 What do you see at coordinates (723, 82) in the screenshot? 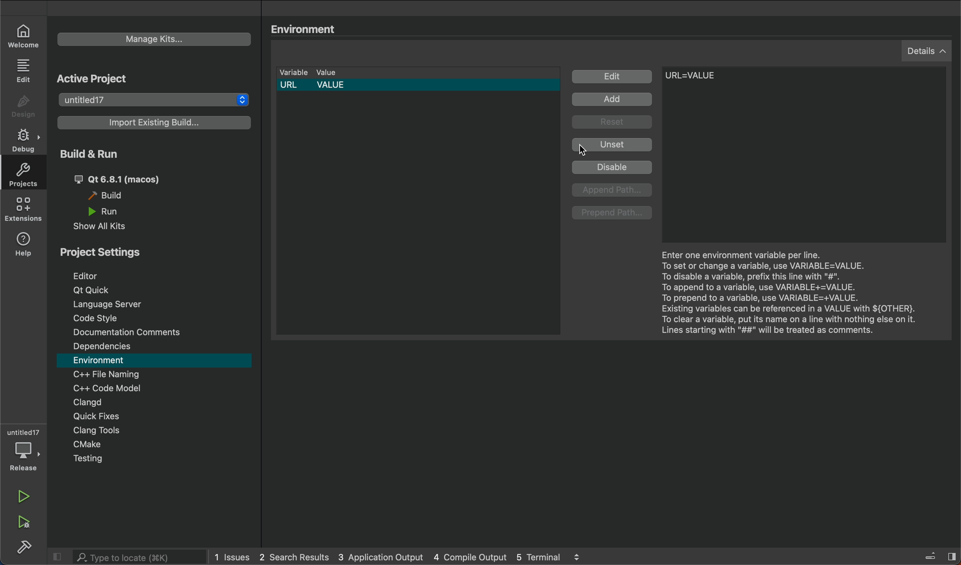
I see `new variables ` at bounding box center [723, 82].